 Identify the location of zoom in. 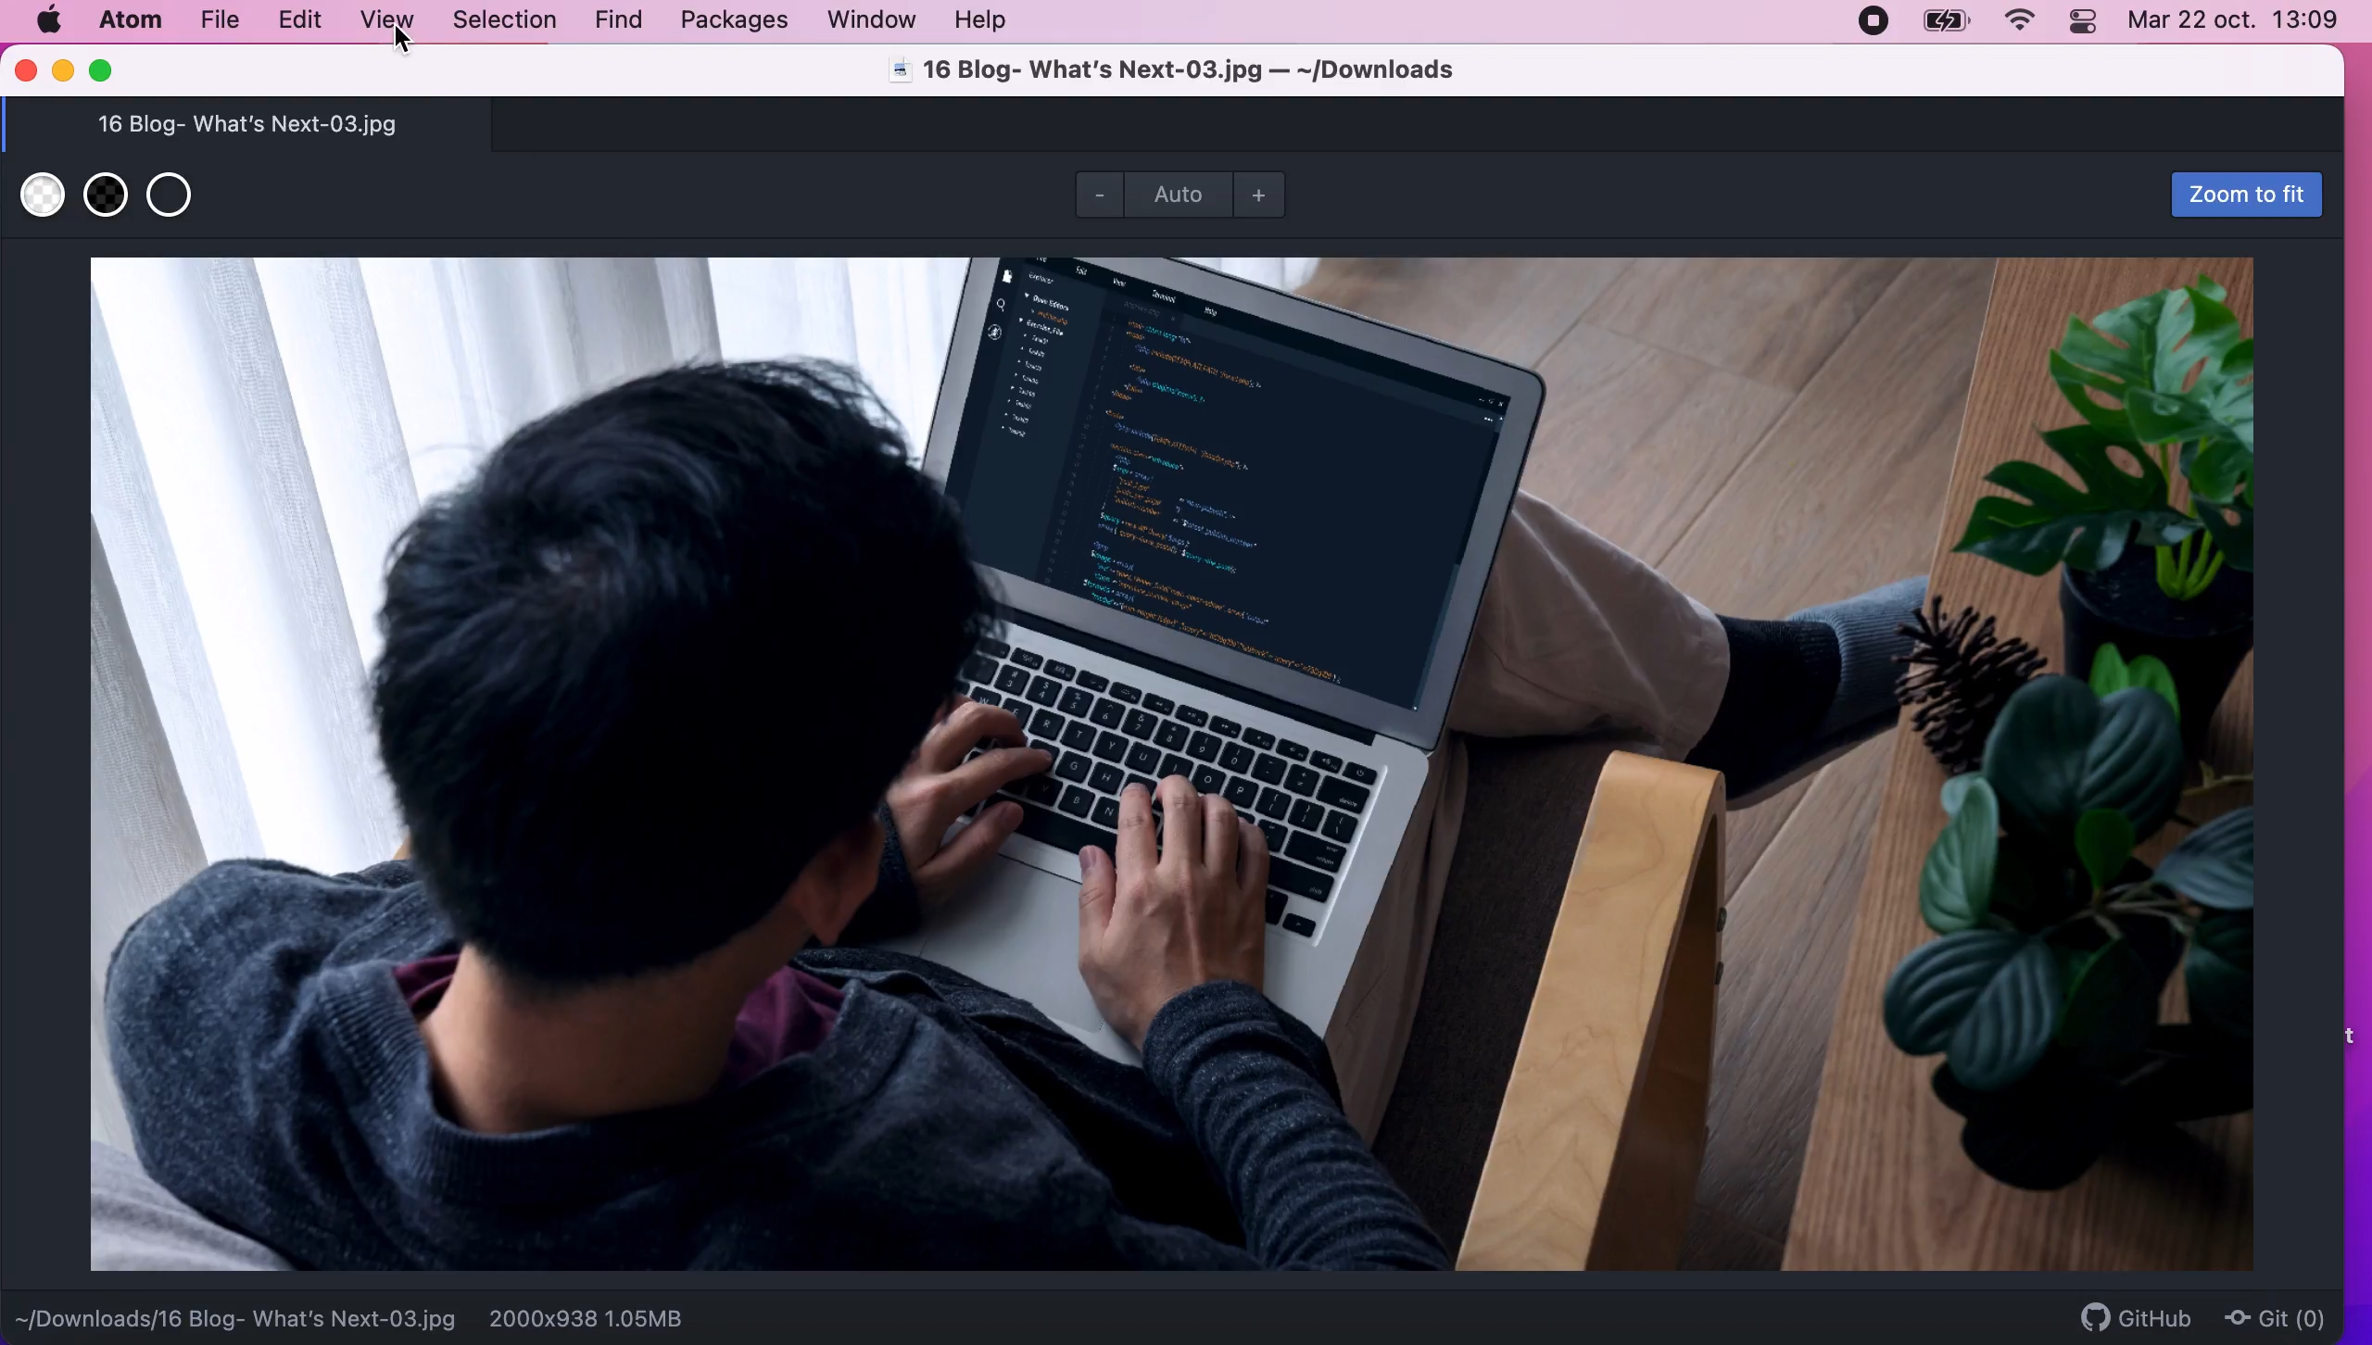
(1265, 195).